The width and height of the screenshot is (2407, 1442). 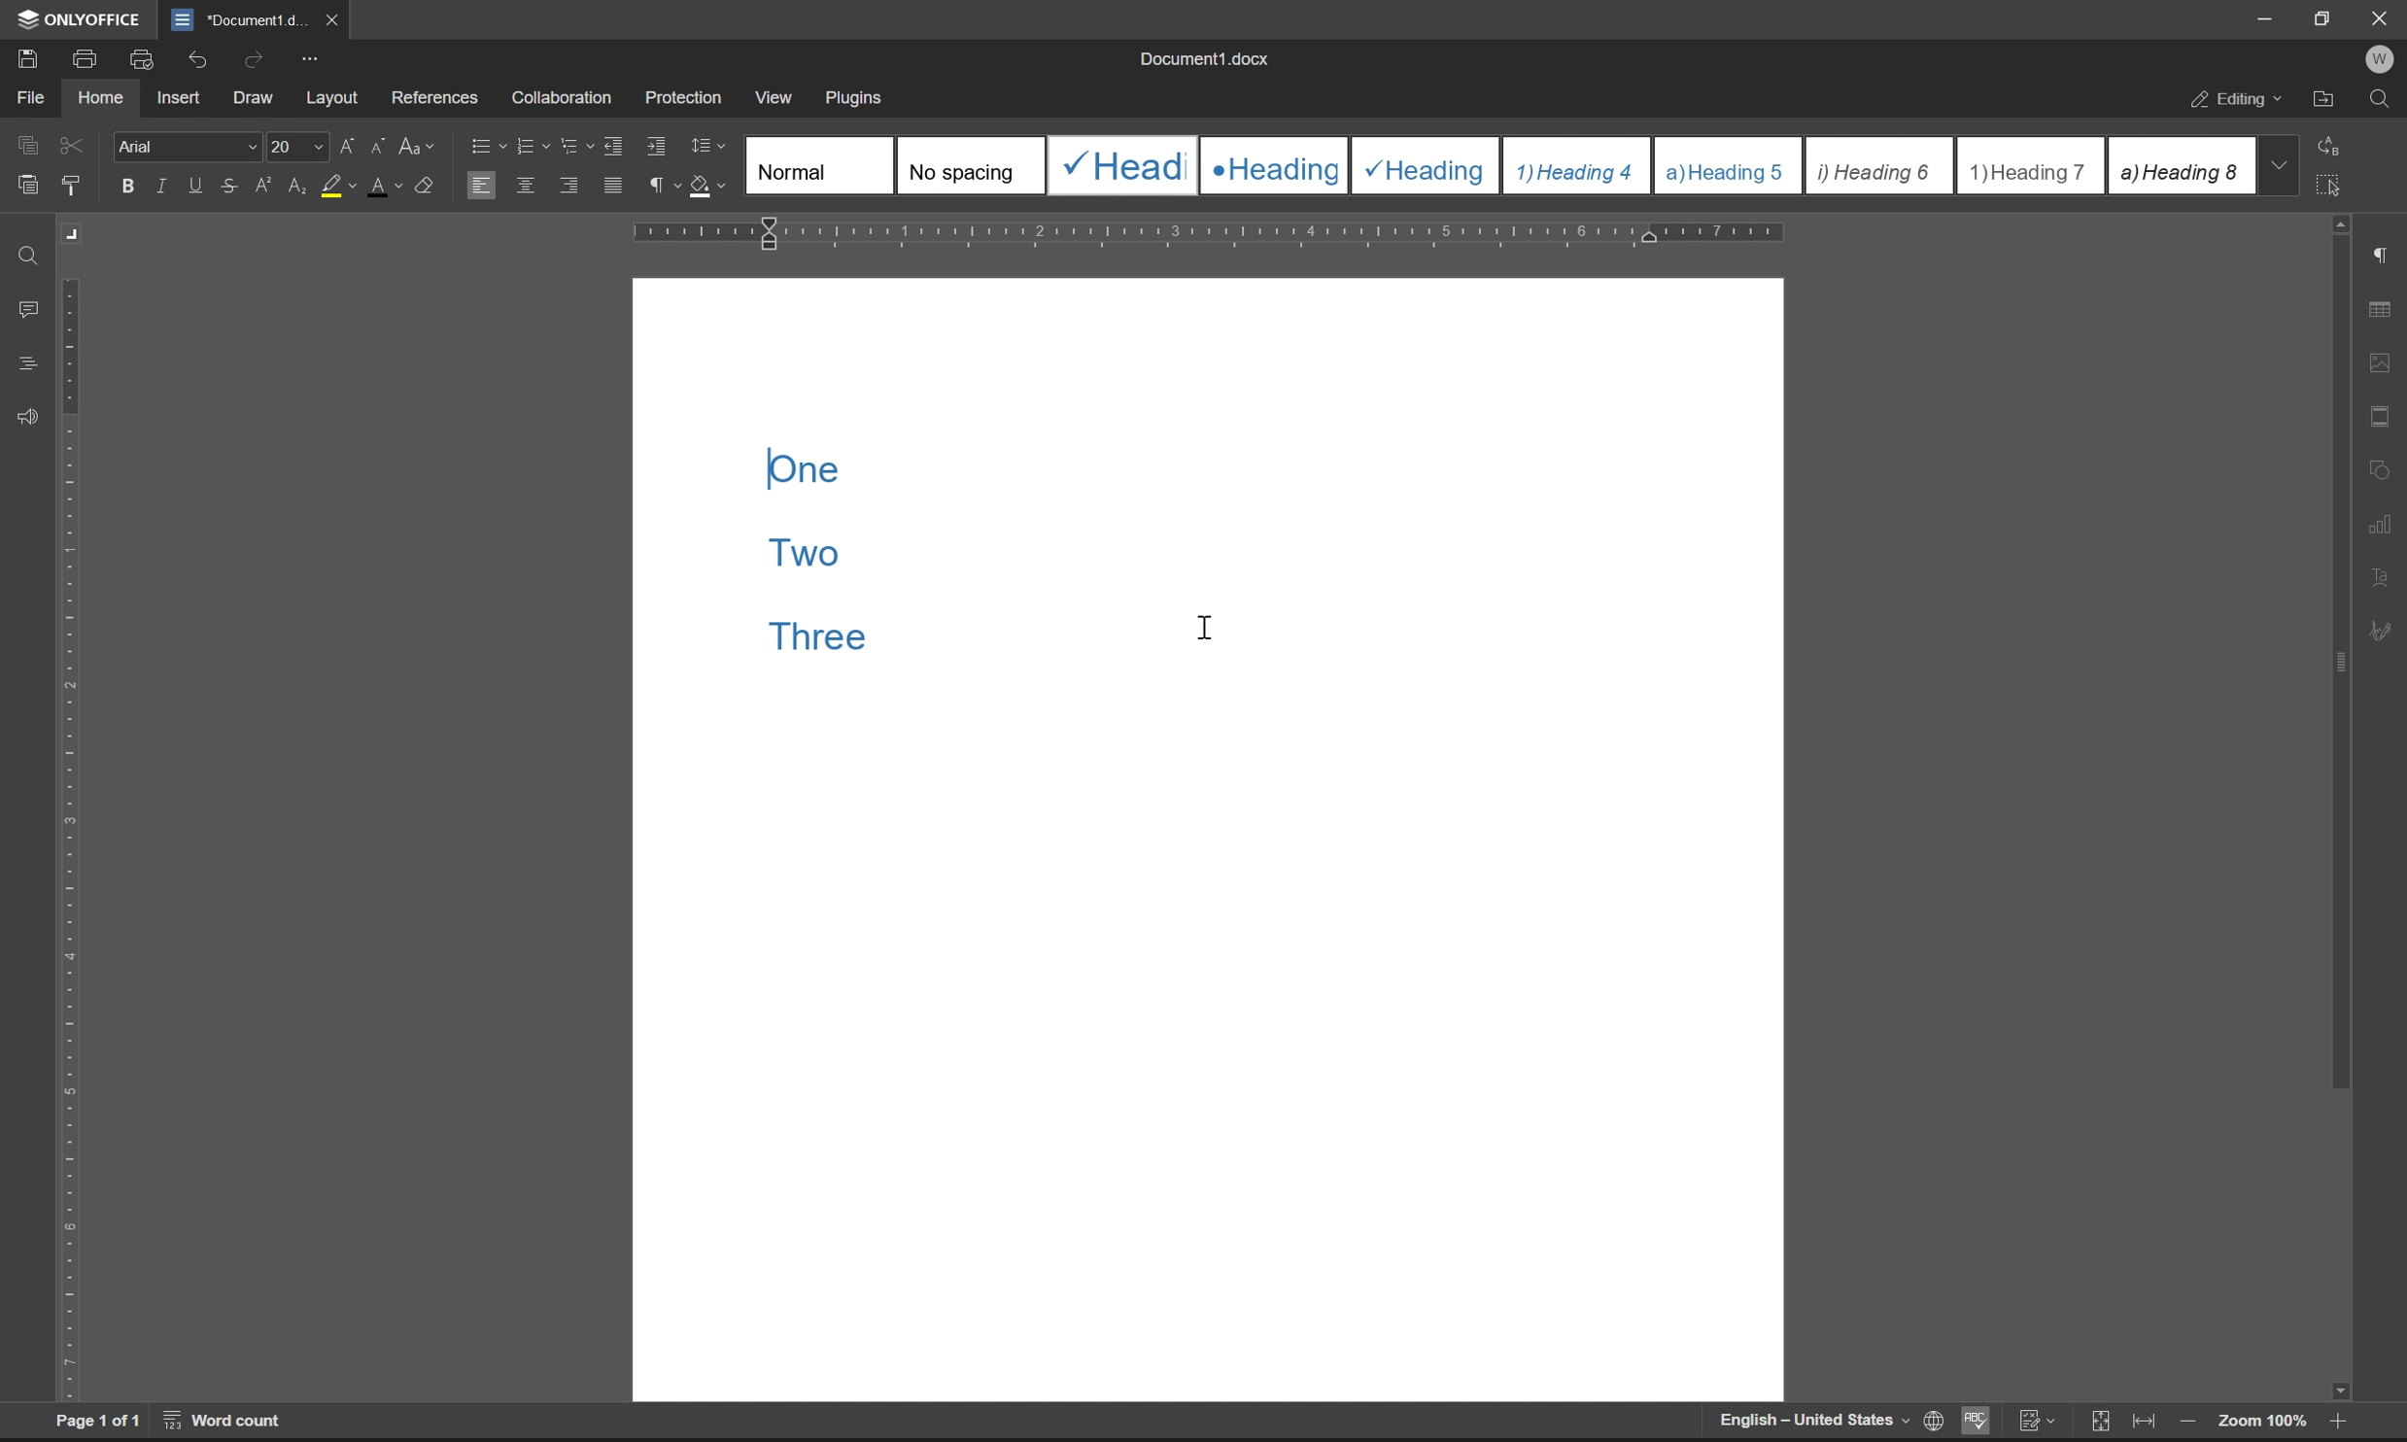 What do you see at coordinates (615, 186) in the screenshot?
I see `justified` at bounding box center [615, 186].